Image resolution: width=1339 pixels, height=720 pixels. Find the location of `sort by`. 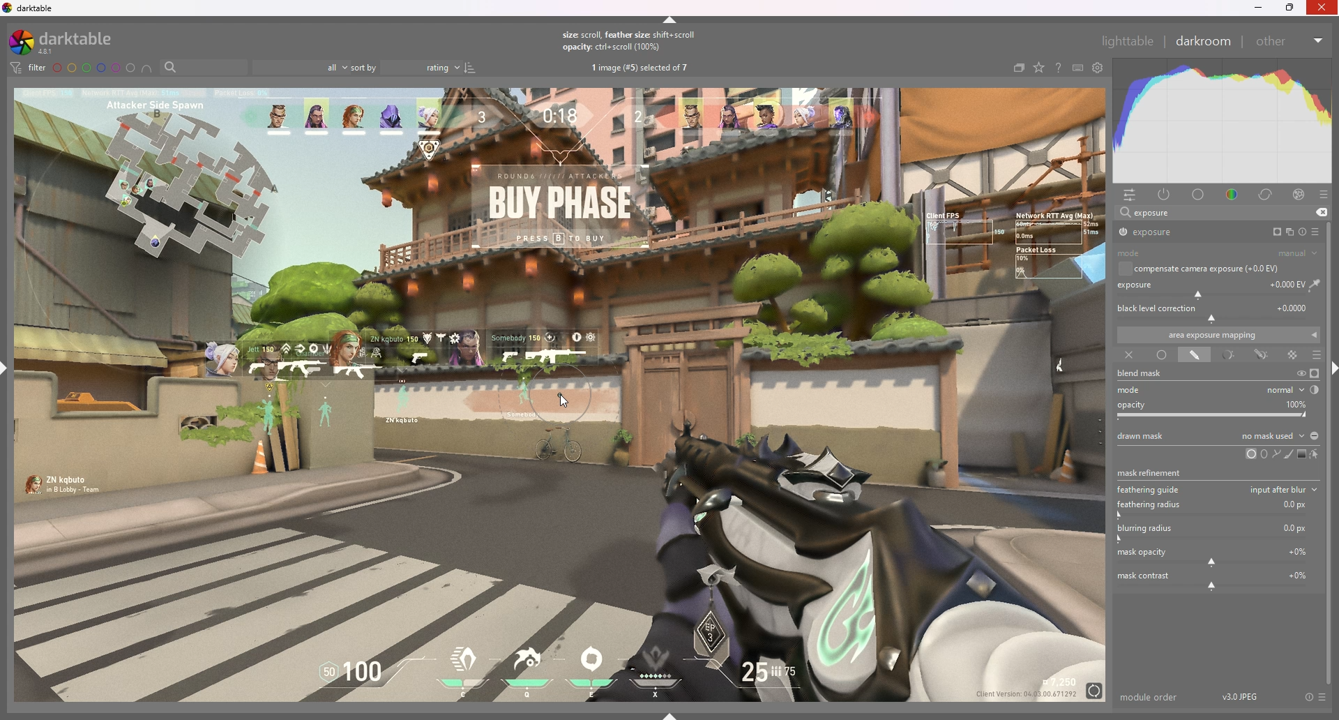

sort by is located at coordinates (407, 67).